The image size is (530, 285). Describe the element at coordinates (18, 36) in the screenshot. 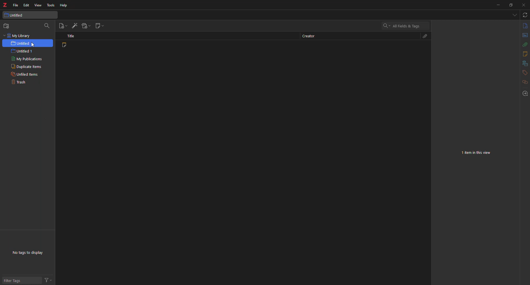

I see `my library` at that location.